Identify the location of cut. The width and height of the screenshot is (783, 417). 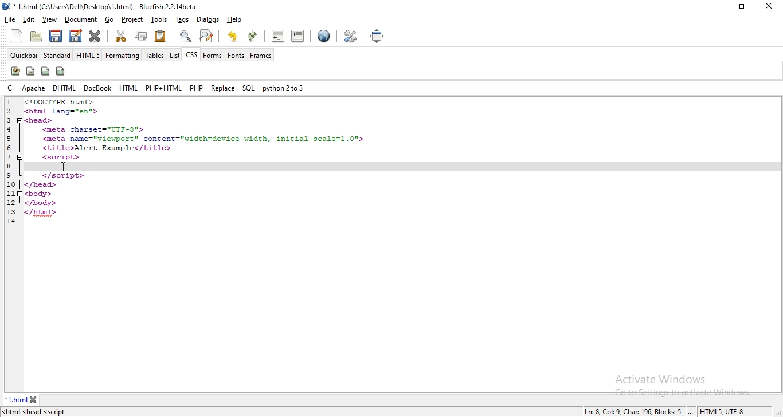
(121, 36).